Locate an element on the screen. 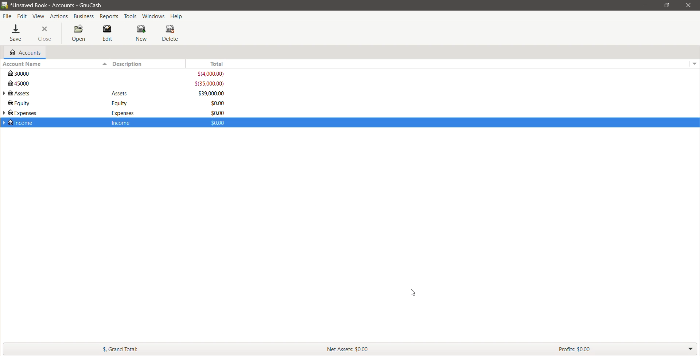 Image resolution: width=700 pixels, height=356 pixels. Close is located at coordinates (687, 5).